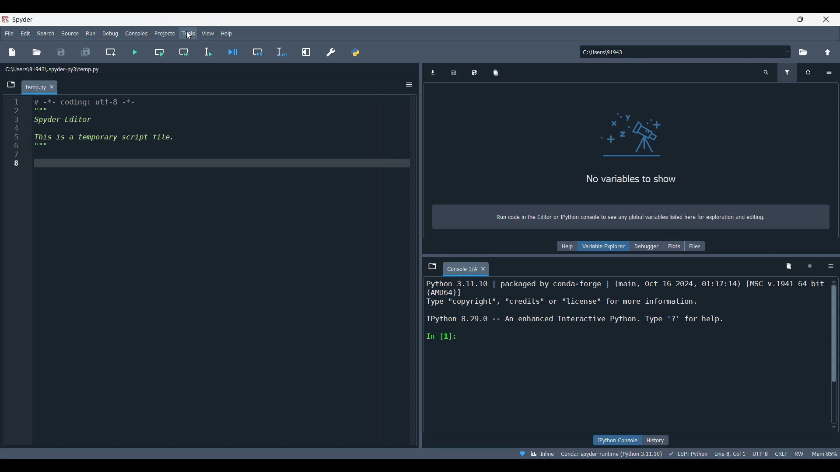 The image size is (840, 472). Describe the element at coordinates (330, 52) in the screenshot. I see `Preferences` at that location.